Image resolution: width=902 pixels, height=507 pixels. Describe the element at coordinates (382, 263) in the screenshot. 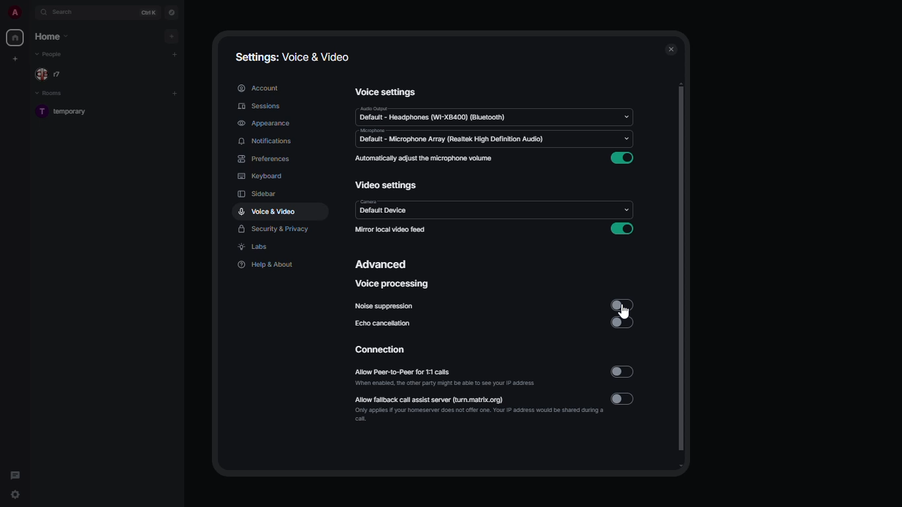

I see `advanced` at that location.